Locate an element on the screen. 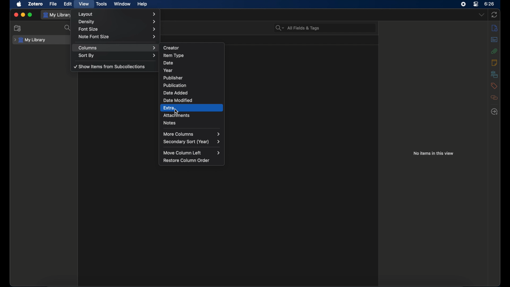 The image size is (510, 287). locate is located at coordinates (494, 111).